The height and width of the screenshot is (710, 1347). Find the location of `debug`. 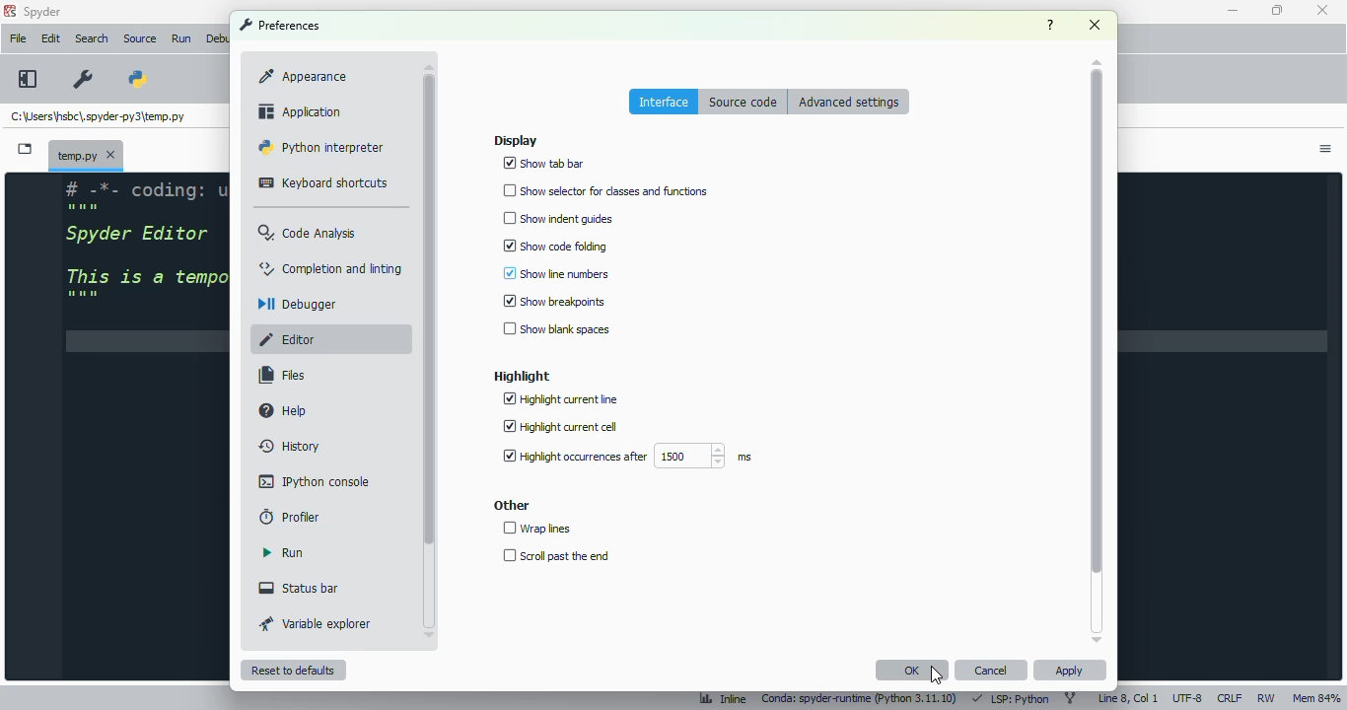

debug is located at coordinates (218, 38).